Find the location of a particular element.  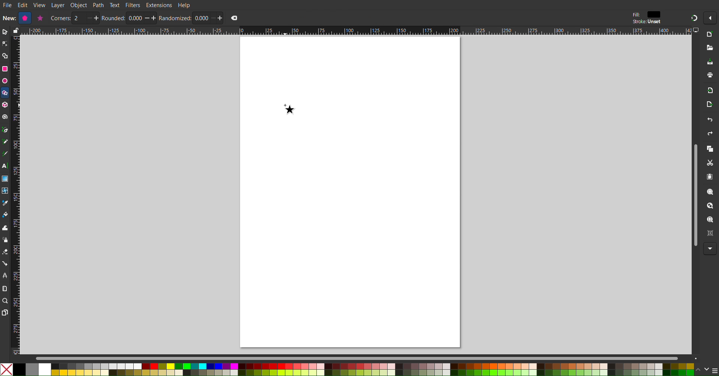

Gradient Tool is located at coordinates (5, 179).